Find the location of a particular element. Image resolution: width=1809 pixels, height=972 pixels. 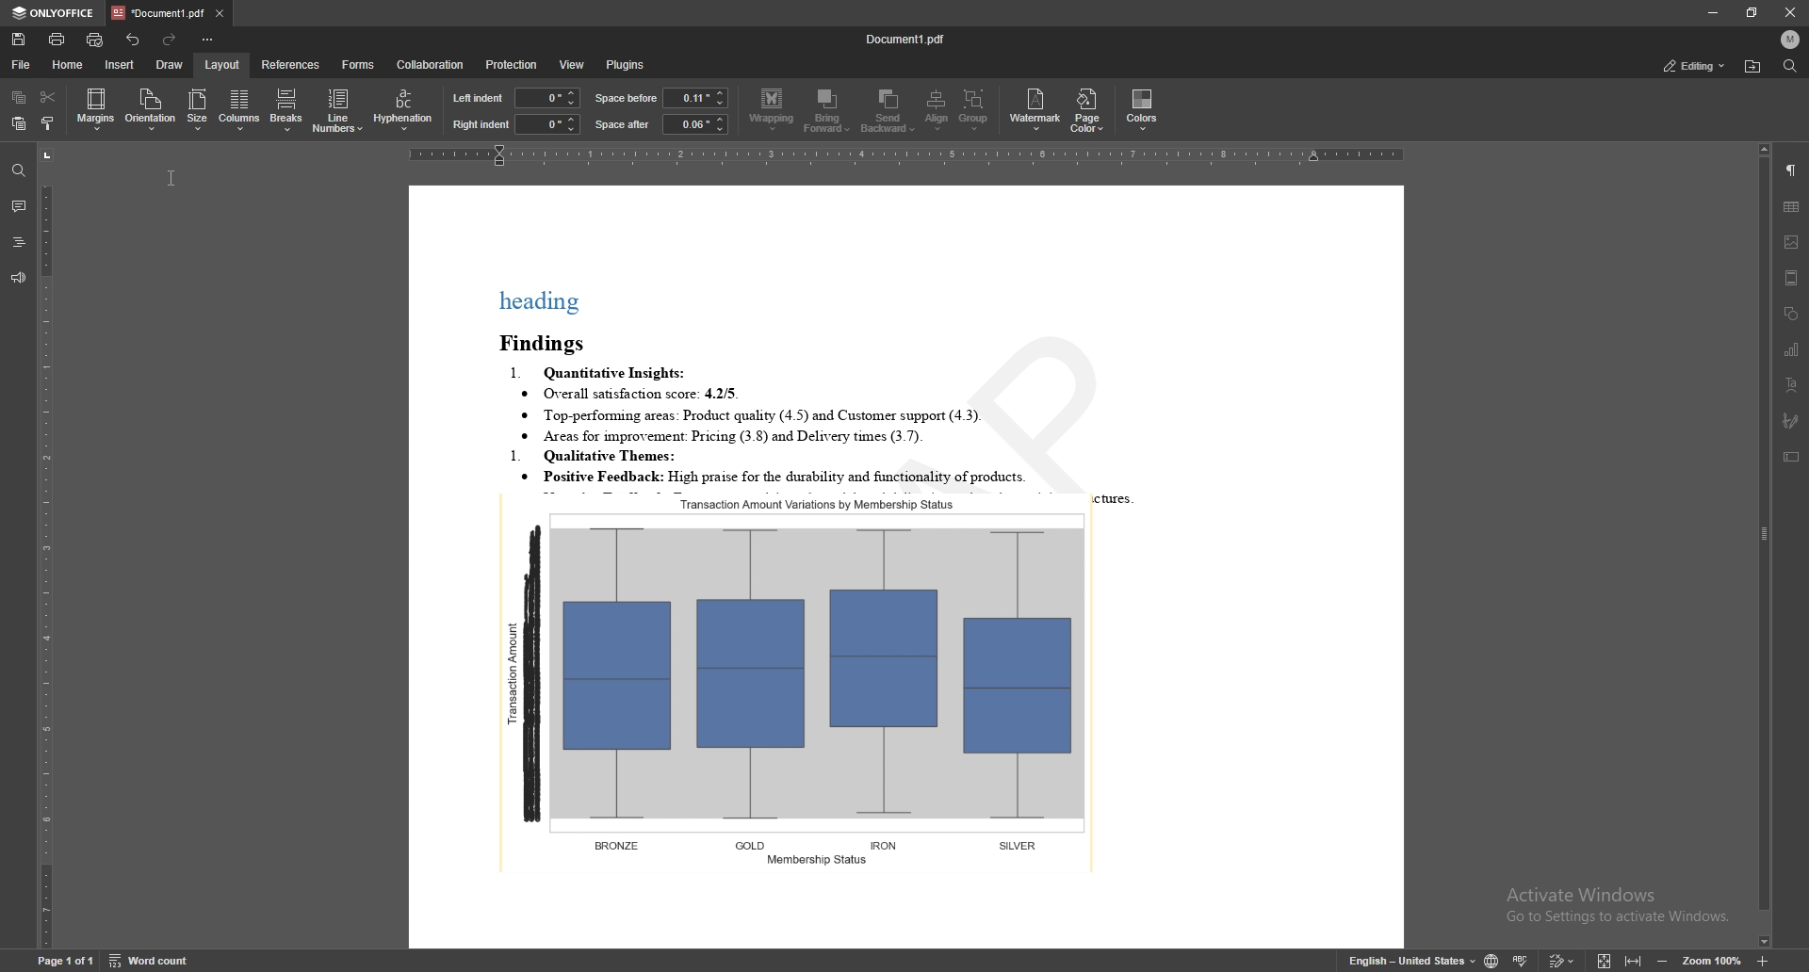

quick print is located at coordinates (95, 40).